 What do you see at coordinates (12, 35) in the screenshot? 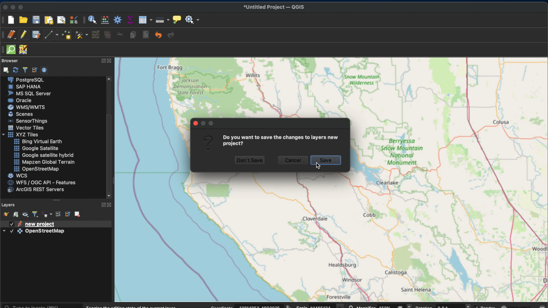
I see `current edits` at bounding box center [12, 35].